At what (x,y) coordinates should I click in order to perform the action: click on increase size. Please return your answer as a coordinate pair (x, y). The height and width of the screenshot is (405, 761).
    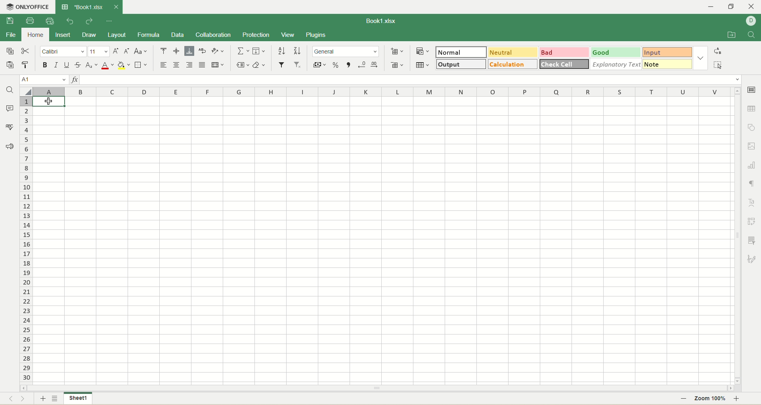
    Looking at the image, I should click on (117, 51).